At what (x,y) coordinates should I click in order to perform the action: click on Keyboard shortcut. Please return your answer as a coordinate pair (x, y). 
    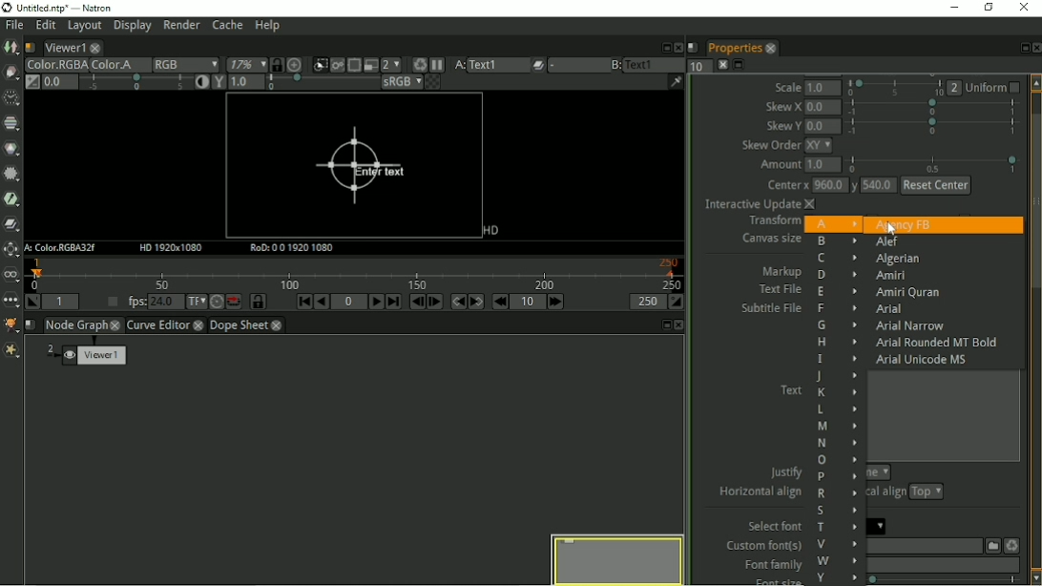
    Looking at the image, I should click on (417, 64).